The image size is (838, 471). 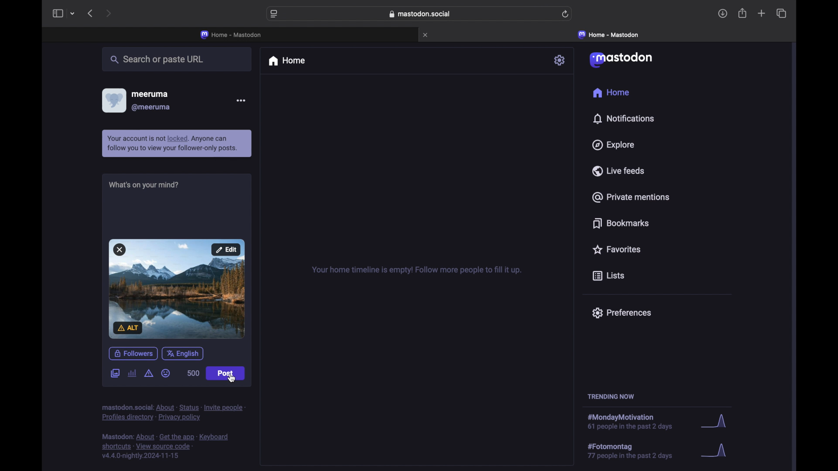 I want to click on footnote, so click(x=172, y=413).